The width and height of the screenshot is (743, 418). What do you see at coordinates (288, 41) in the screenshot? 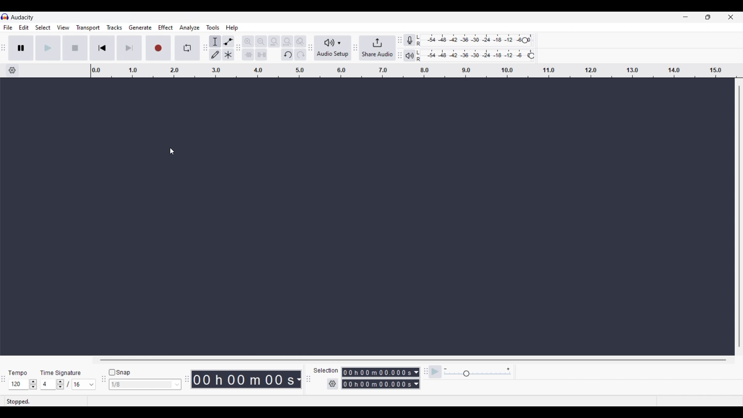
I see `Fit project to width` at bounding box center [288, 41].